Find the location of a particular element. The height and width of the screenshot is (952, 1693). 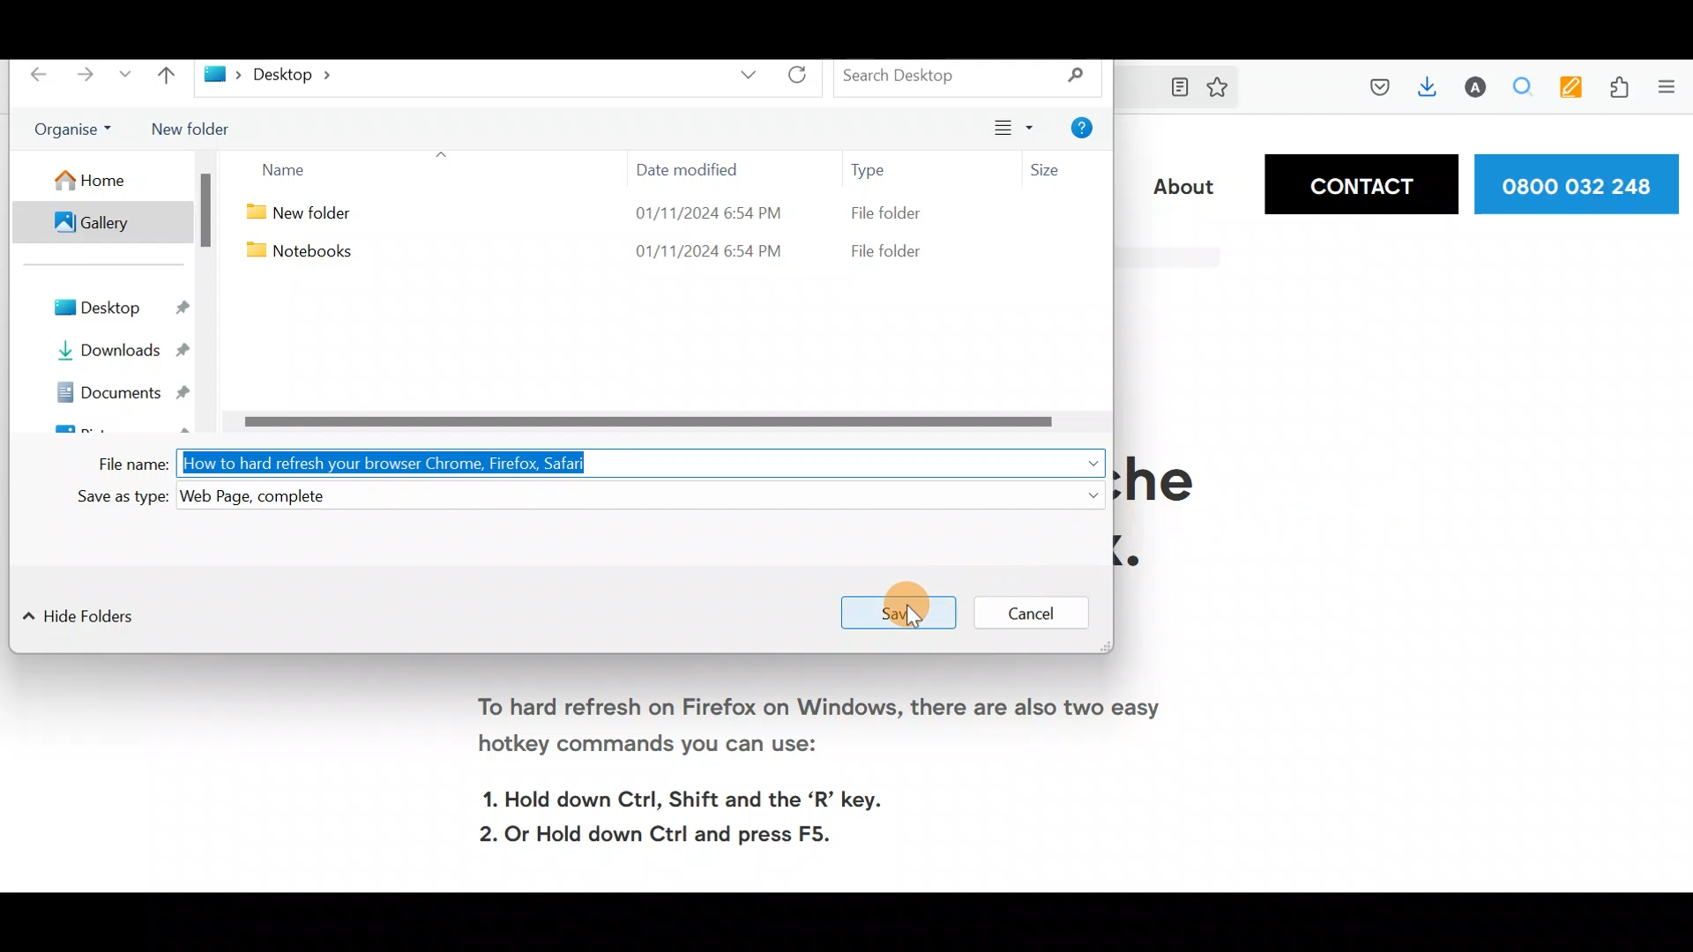

Documents is located at coordinates (135, 395).